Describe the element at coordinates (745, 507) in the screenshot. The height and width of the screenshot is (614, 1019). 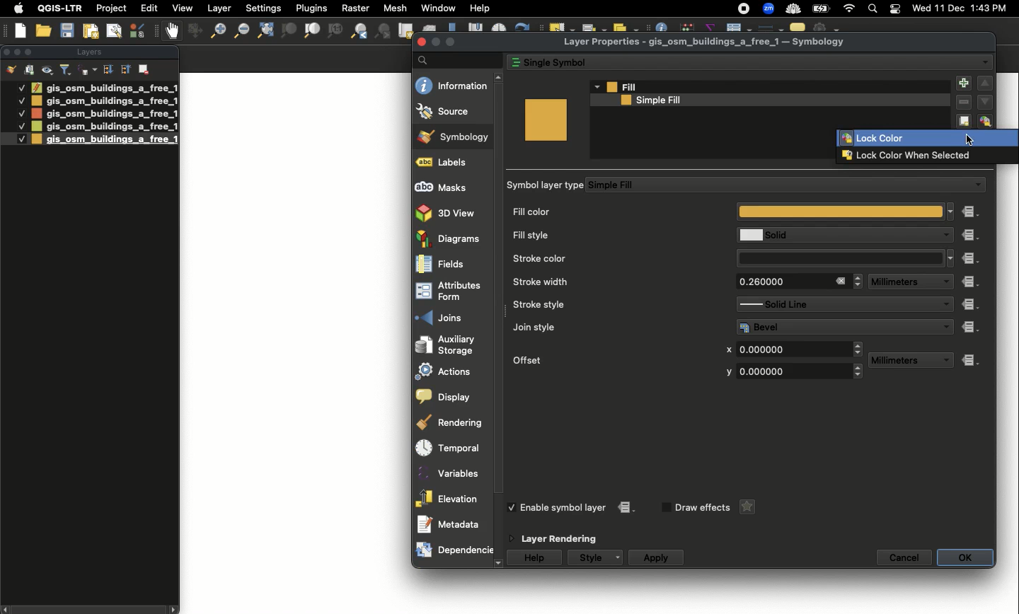
I see `Star` at that location.